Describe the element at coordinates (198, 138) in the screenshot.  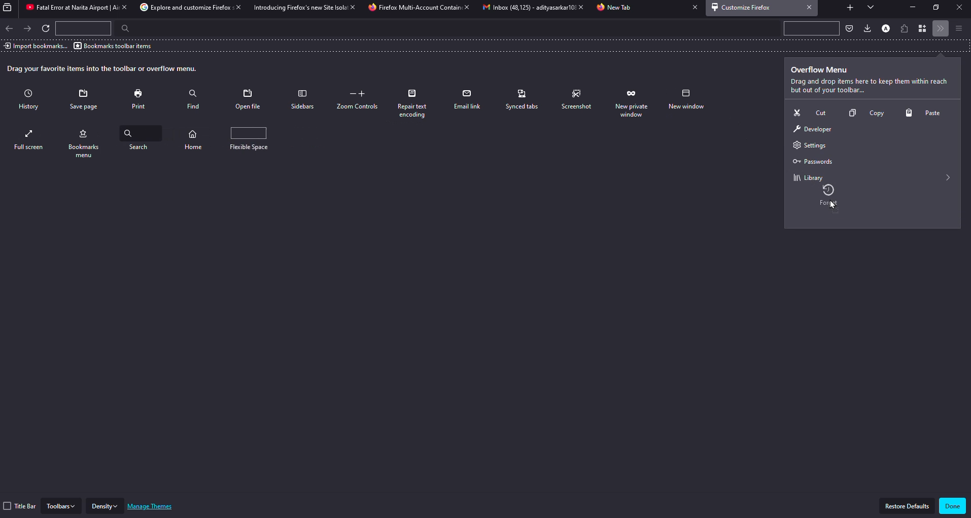
I see `search` at that location.